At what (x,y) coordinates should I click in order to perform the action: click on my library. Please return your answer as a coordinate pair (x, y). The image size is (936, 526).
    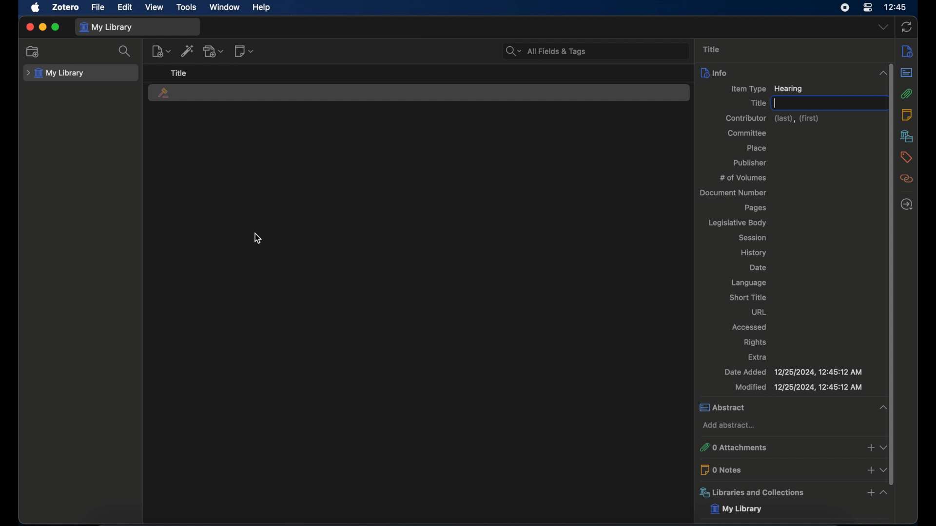
    Looking at the image, I should click on (735, 509).